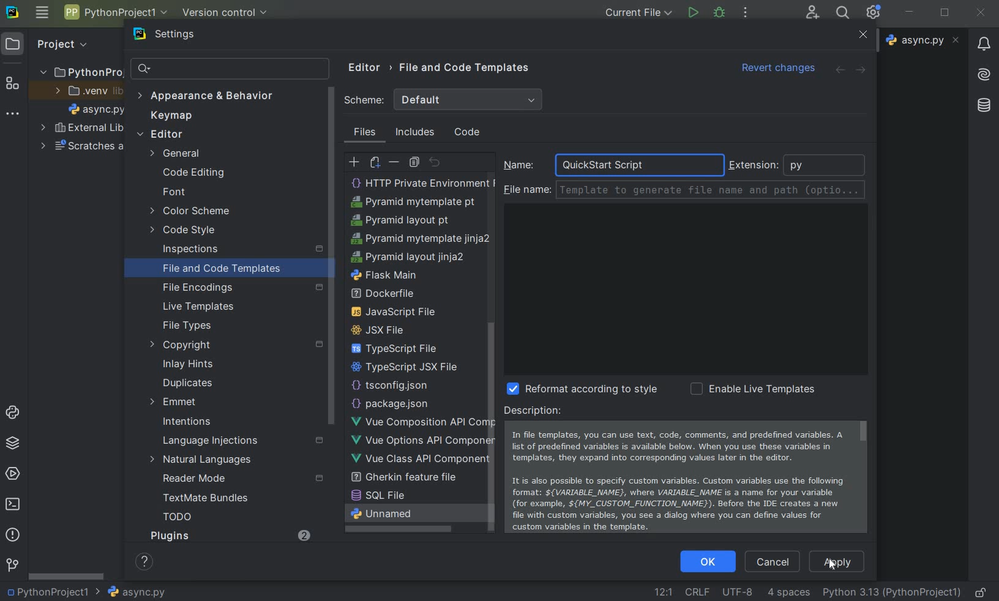 The width and height of the screenshot is (999, 601). Describe the element at coordinates (170, 117) in the screenshot. I see `keymap` at that location.